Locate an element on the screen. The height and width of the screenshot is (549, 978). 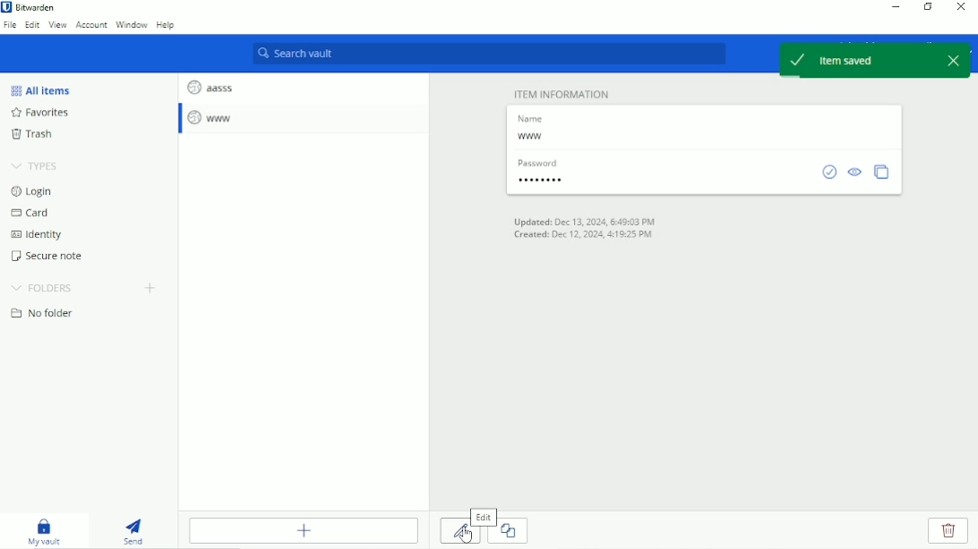
No folder is located at coordinates (42, 314).